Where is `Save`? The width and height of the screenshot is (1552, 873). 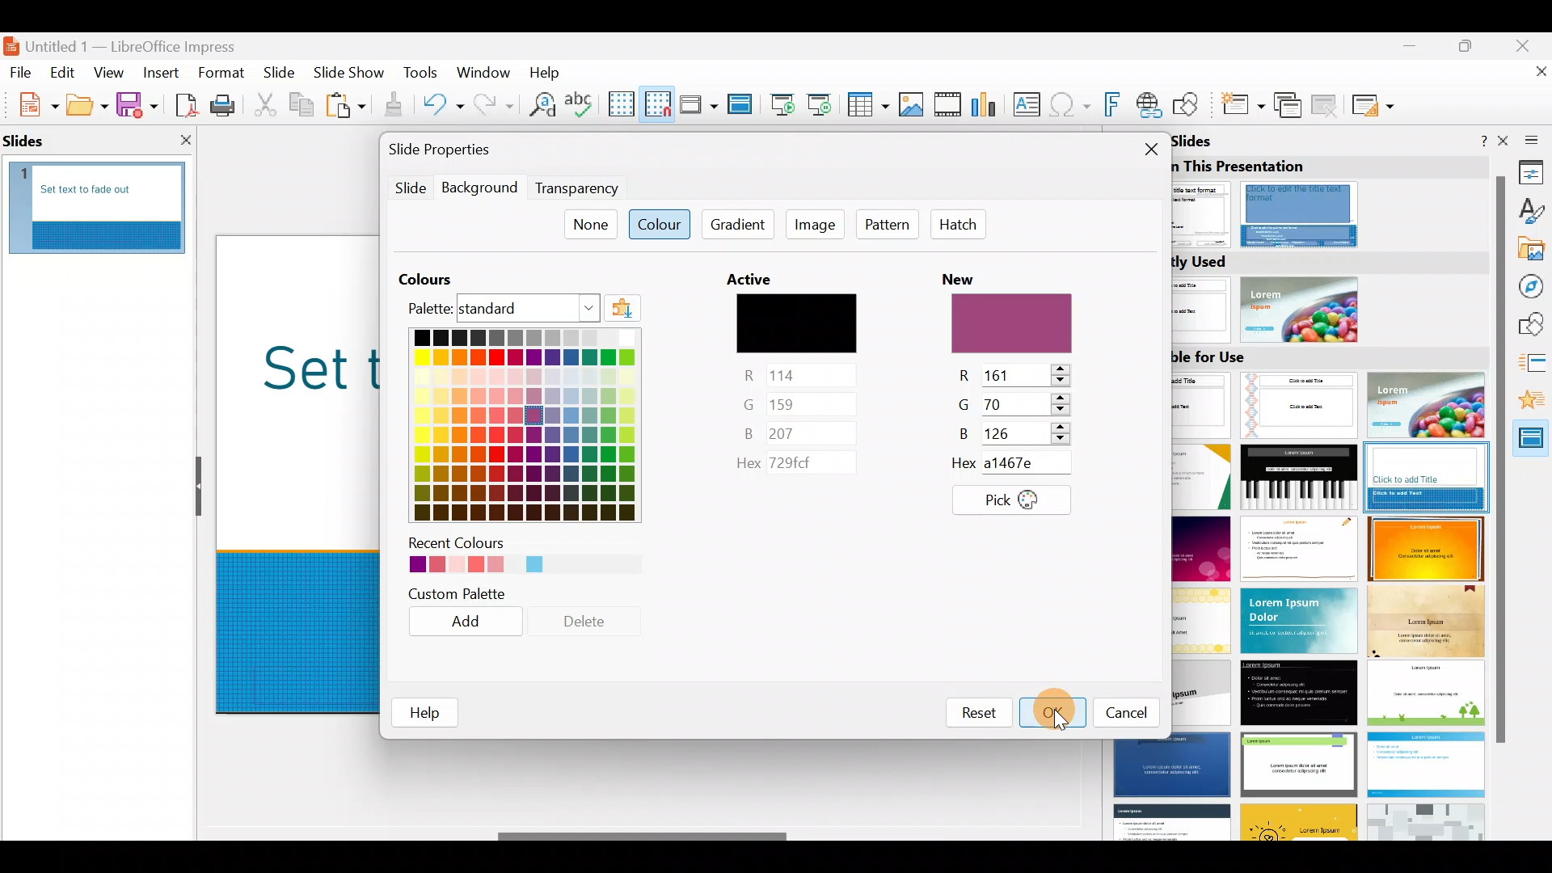 Save is located at coordinates (137, 103).